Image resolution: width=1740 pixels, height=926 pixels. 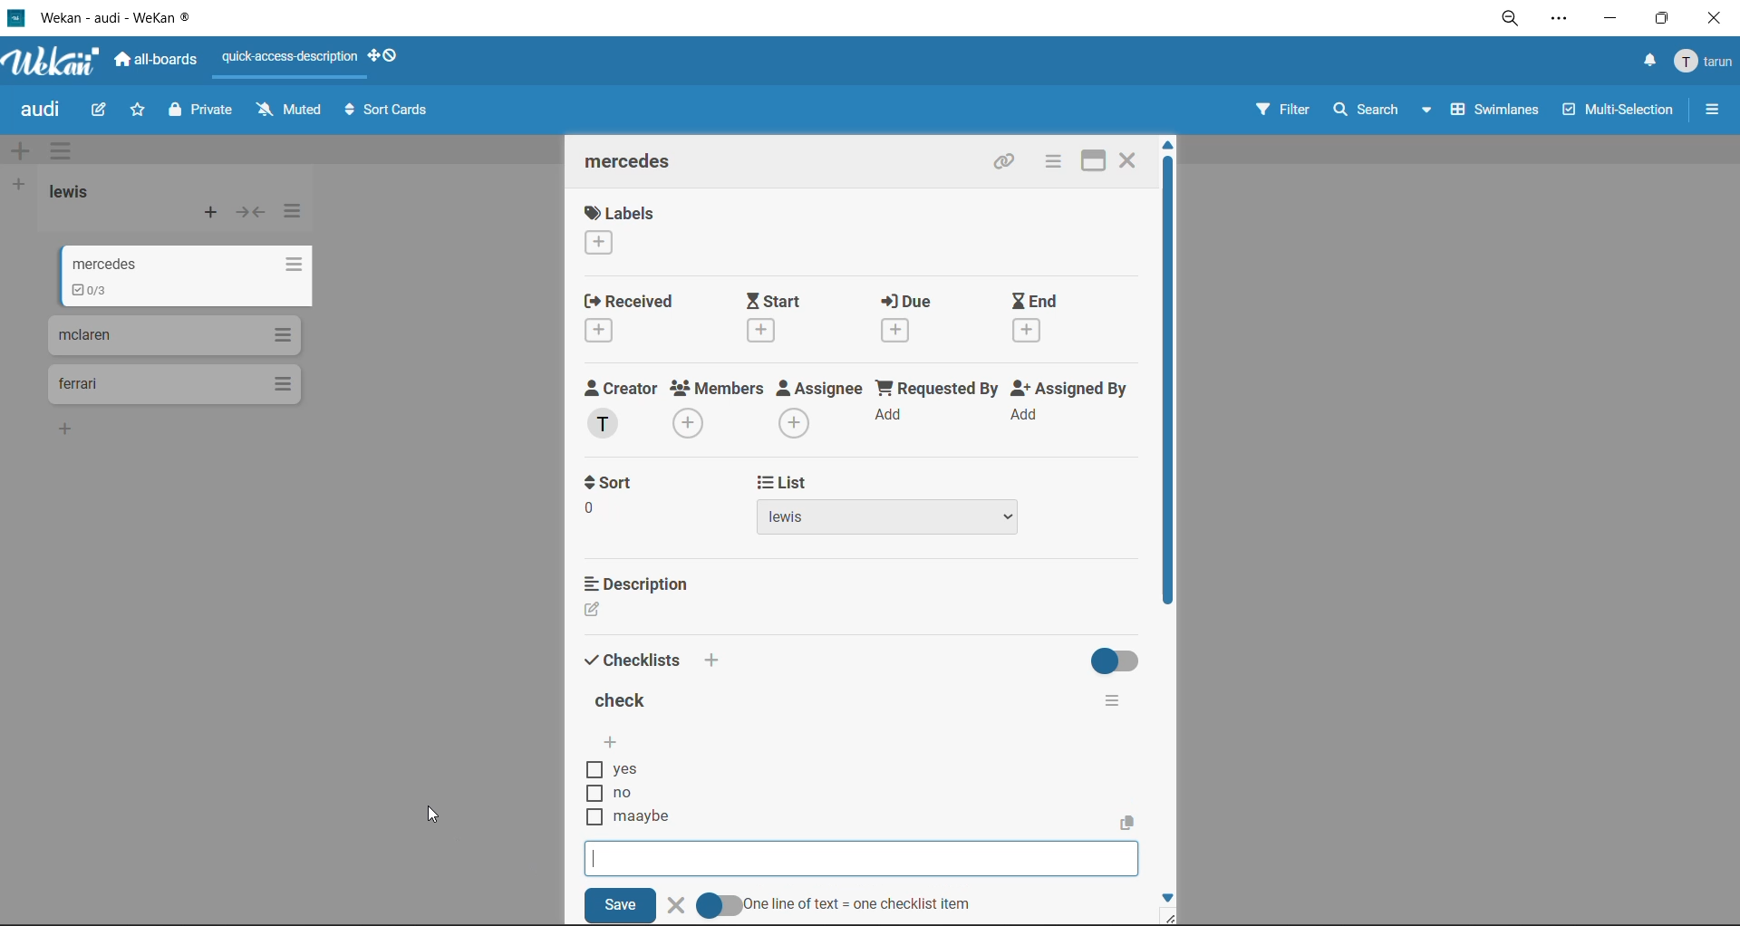 What do you see at coordinates (1005, 164) in the screenshot?
I see `copy link` at bounding box center [1005, 164].